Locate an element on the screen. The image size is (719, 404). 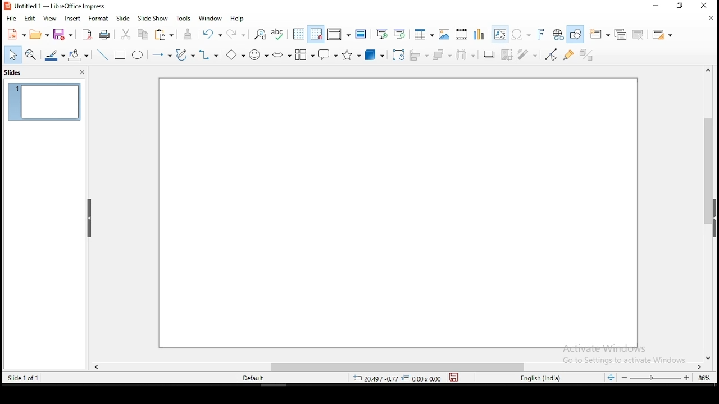
insert fontwork text is located at coordinates (540, 34).